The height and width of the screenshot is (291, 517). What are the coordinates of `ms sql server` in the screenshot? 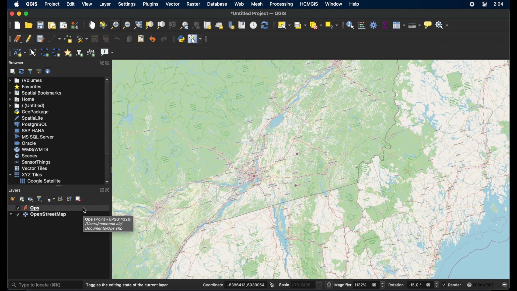 It's located at (33, 137).